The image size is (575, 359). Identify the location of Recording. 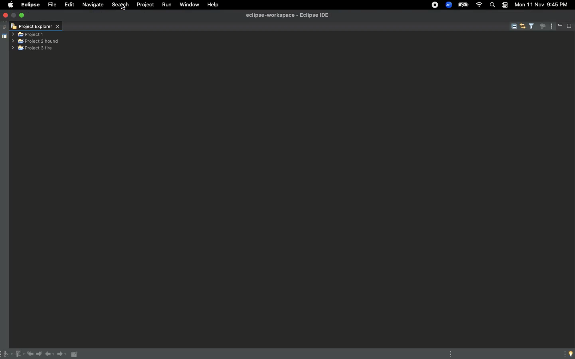
(434, 6).